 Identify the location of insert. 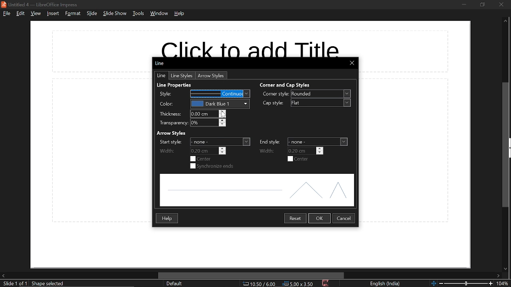
(52, 14).